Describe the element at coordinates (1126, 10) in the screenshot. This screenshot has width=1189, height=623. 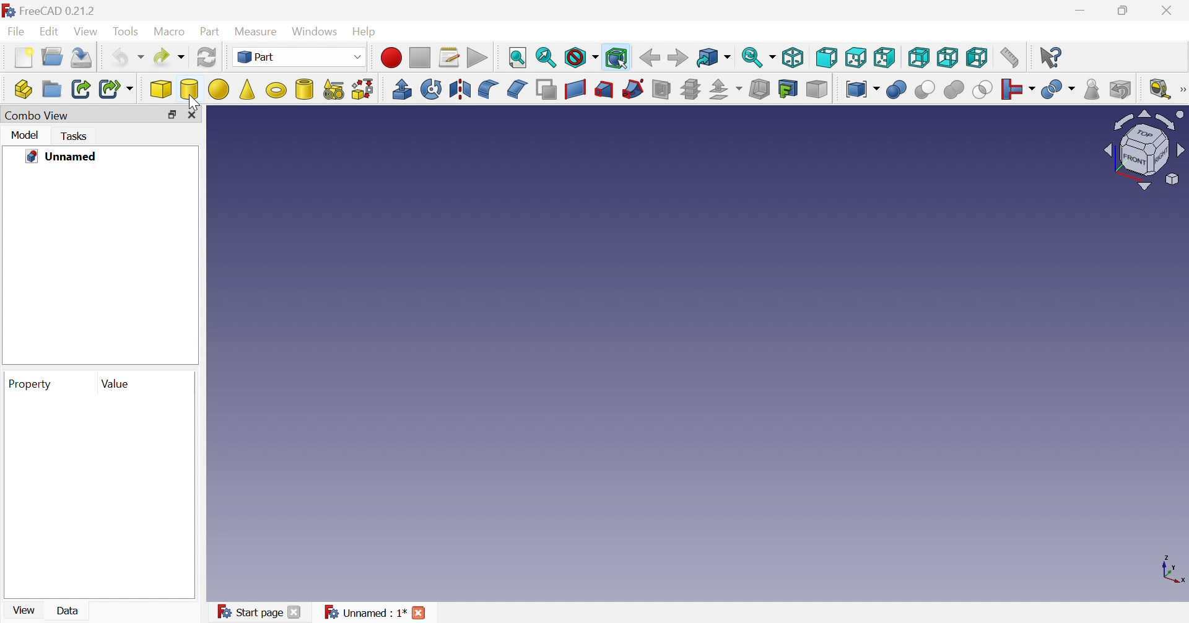
I see `Restore down` at that location.